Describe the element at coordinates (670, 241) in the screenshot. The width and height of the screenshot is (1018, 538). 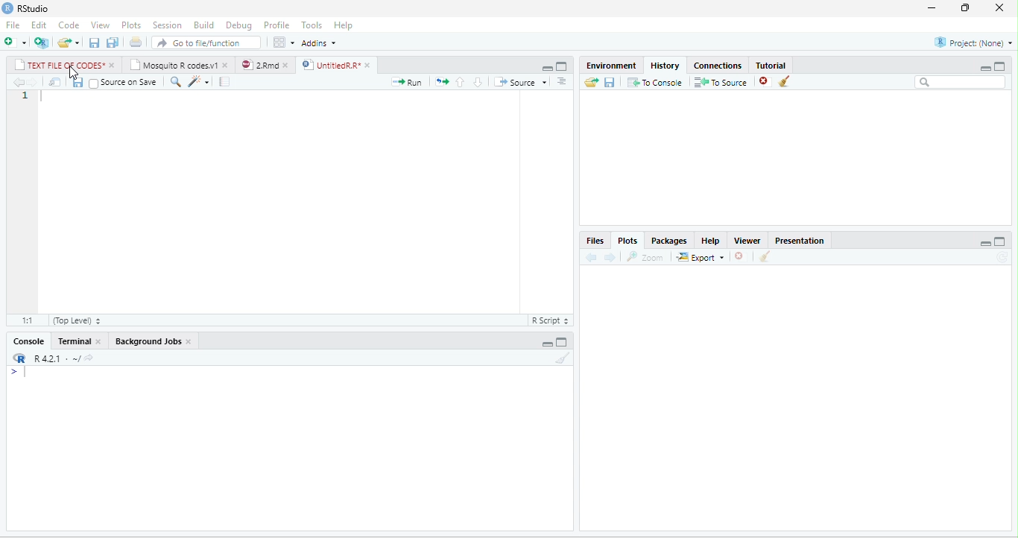
I see `Packages` at that location.